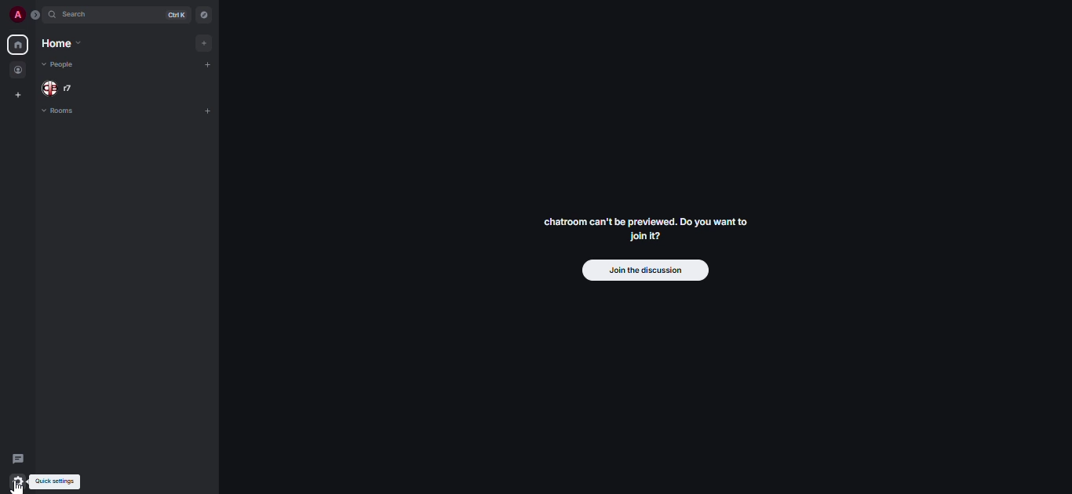  I want to click on navigator, so click(204, 15).